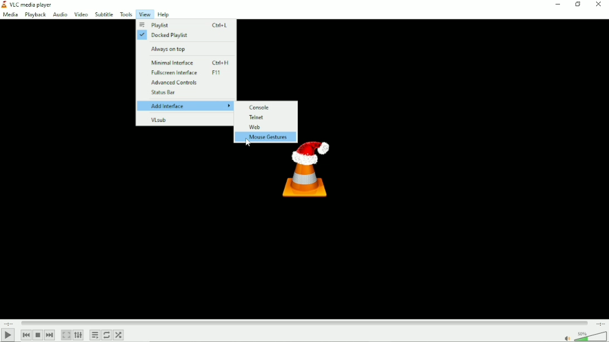 This screenshot has width=609, height=342. I want to click on Help, so click(163, 14).